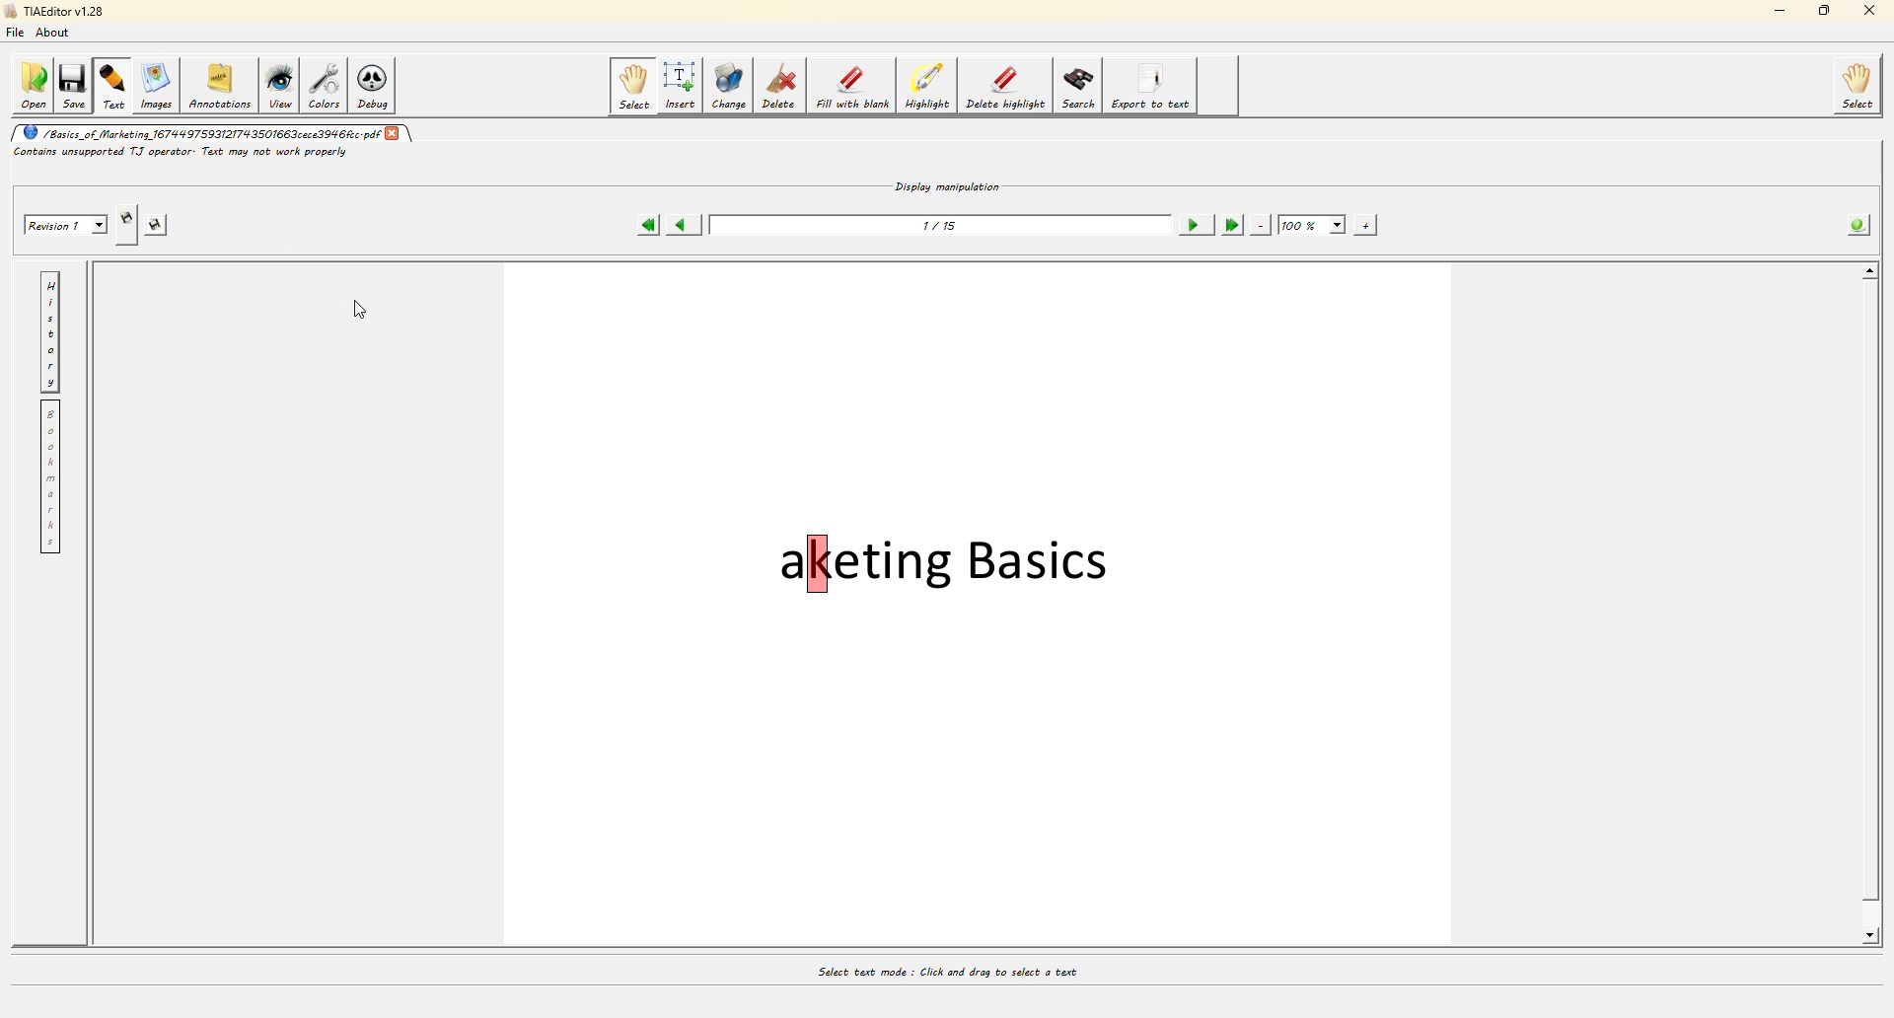 Image resolution: width=1894 pixels, height=1018 pixels. What do you see at coordinates (941, 224) in the screenshot?
I see `page number` at bounding box center [941, 224].